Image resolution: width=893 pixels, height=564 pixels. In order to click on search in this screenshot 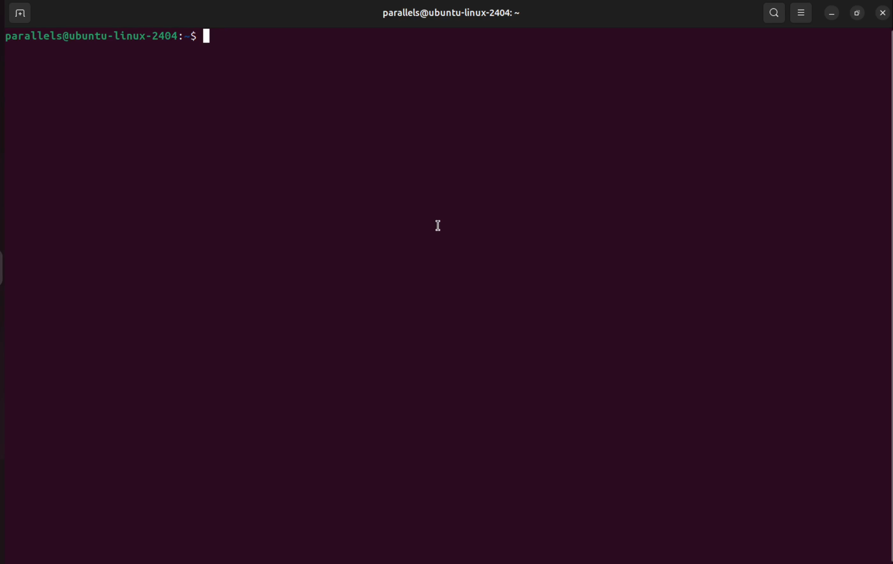, I will do `click(773, 13)`.